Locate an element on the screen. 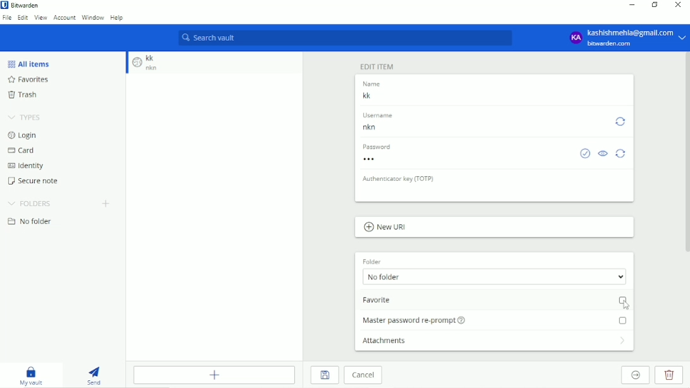 This screenshot has height=388, width=690. name label is located at coordinates (377, 83).